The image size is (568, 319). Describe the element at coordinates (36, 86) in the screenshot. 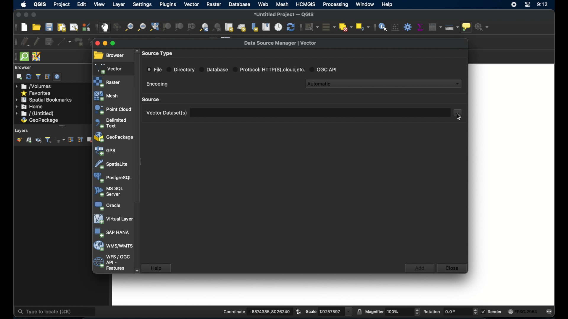

I see `volumes` at that location.